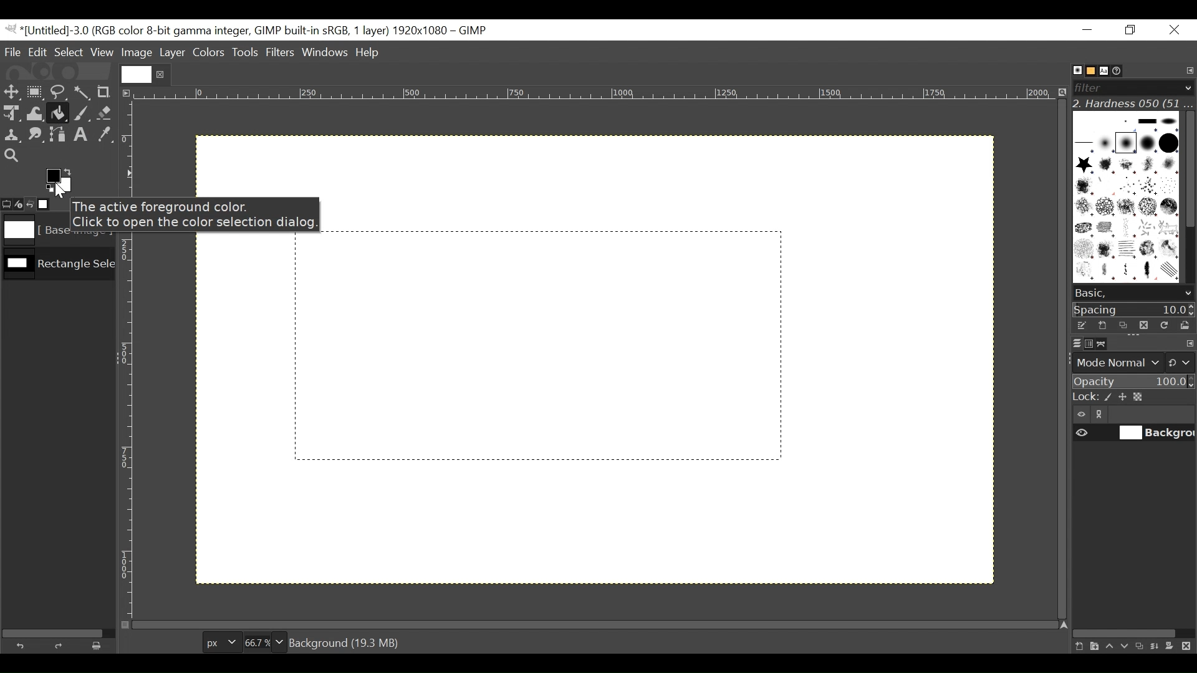 The height and width of the screenshot is (673, 1197). What do you see at coordinates (57, 90) in the screenshot?
I see `Free Select tool` at bounding box center [57, 90].